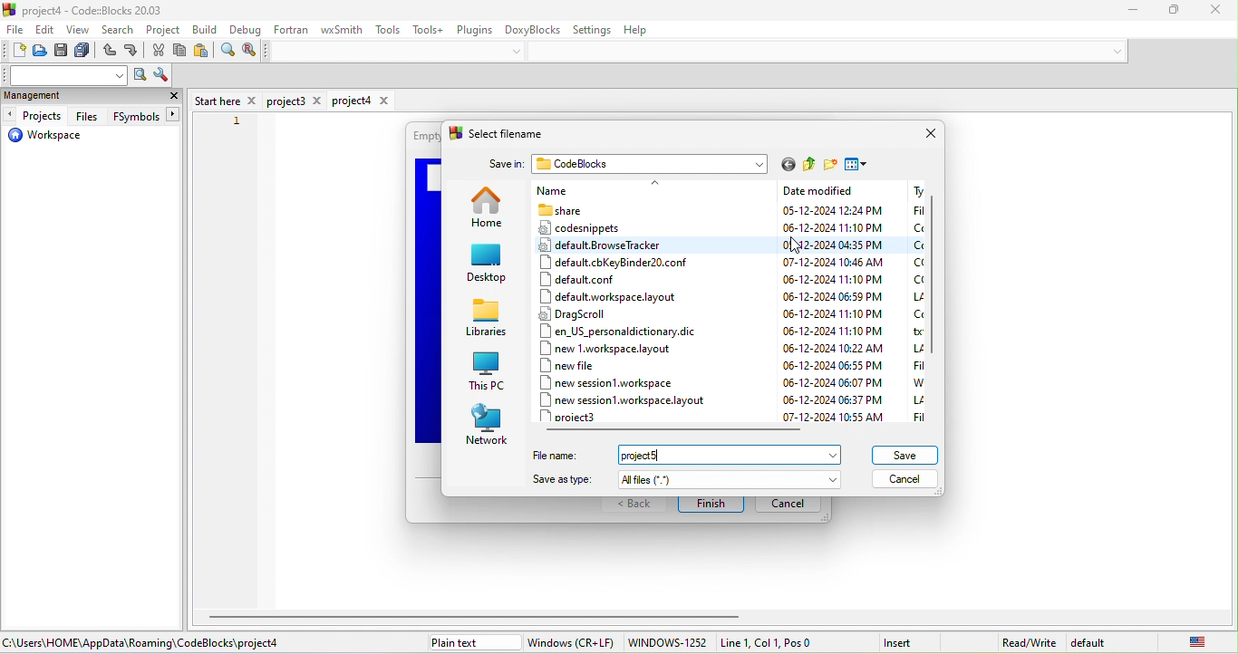  Describe the element at coordinates (160, 52) in the screenshot. I see `cut` at that location.